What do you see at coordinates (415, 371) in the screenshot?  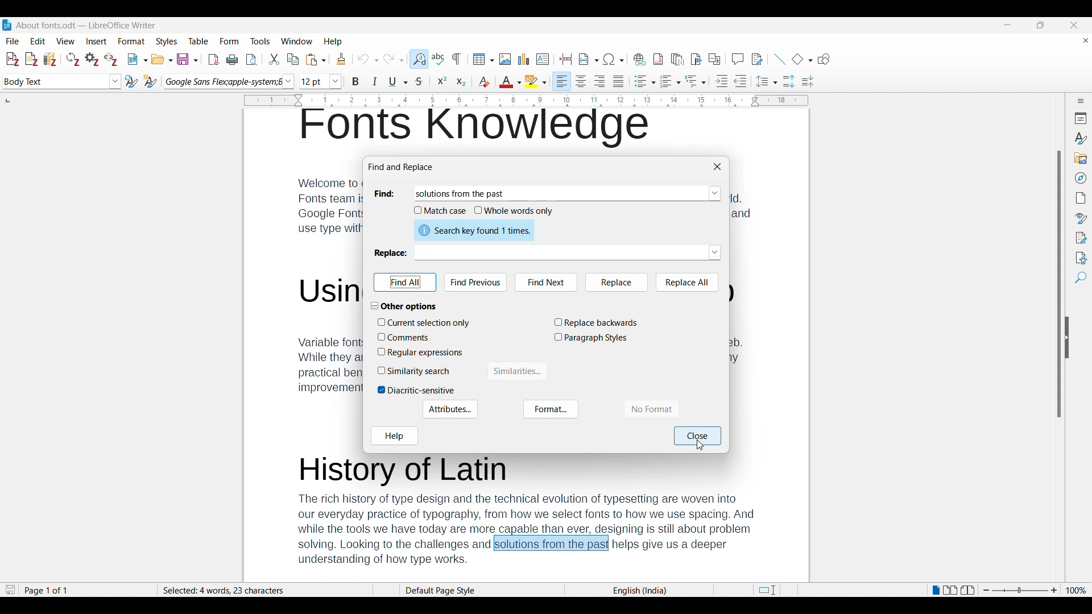 I see `Toggle for Similarity search` at bounding box center [415, 371].